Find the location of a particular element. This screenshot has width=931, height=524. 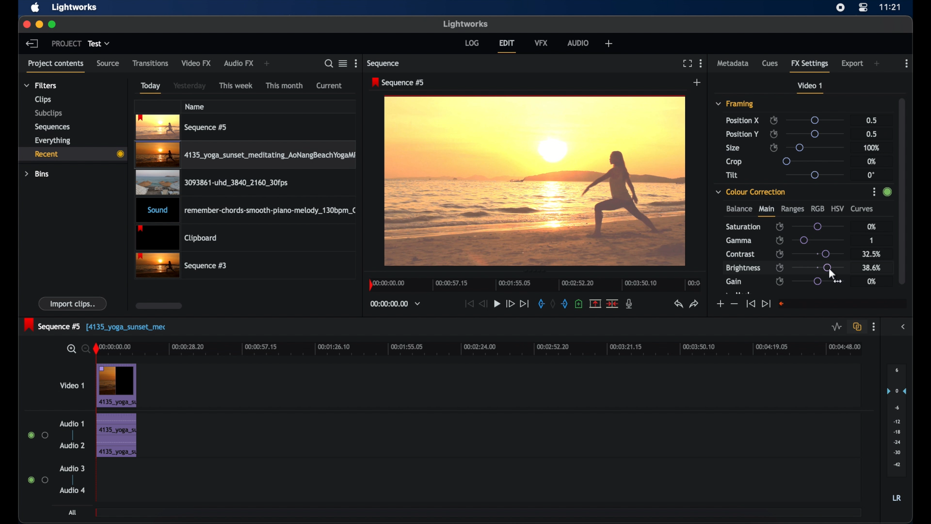

radio button is located at coordinates (38, 435).